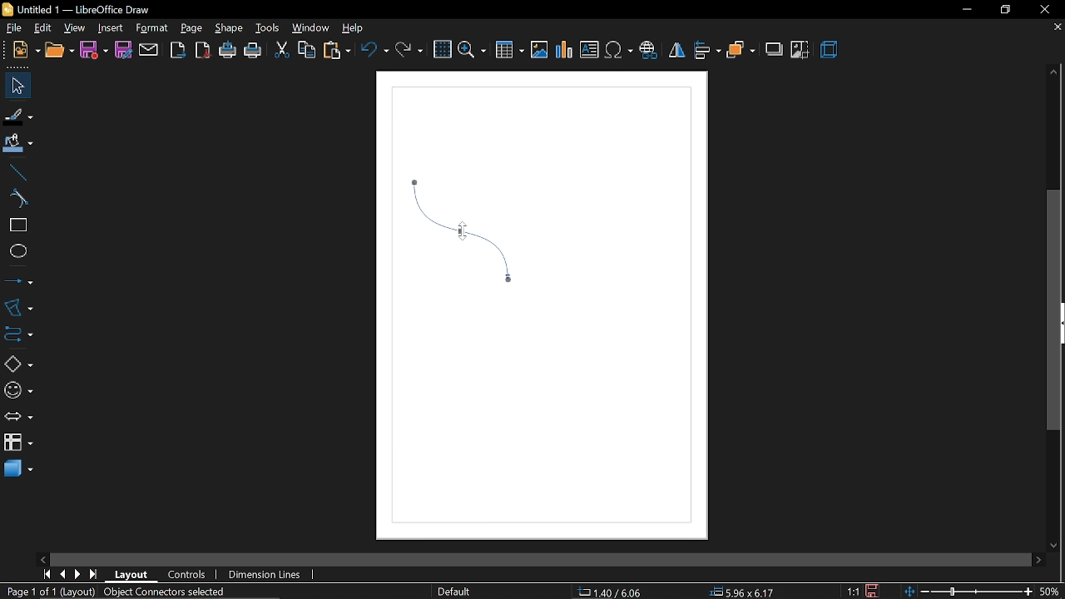 The image size is (1065, 599). Describe the element at coordinates (228, 52) in the screenshot. I see `print directly` at that location.